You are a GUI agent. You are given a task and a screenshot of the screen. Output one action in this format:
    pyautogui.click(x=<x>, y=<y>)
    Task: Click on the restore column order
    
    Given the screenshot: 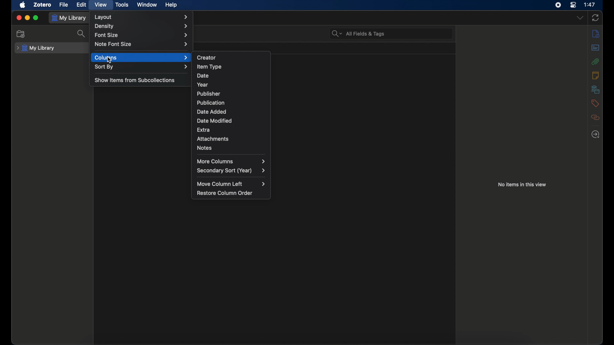 What is the action you would take?
    pyautogui.click(x=226, y=193)
    